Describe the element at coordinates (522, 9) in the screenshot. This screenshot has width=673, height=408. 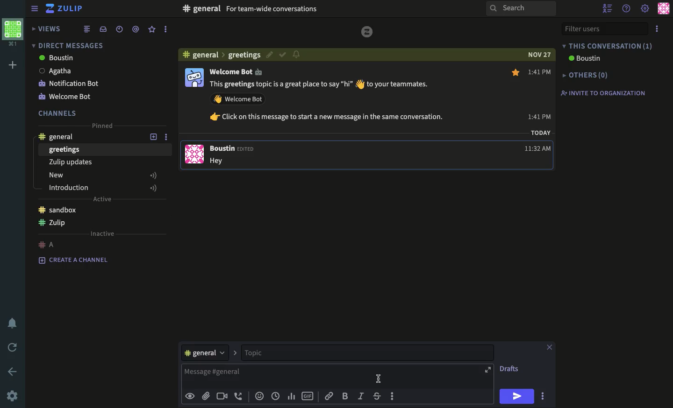
I see `search` at that location.